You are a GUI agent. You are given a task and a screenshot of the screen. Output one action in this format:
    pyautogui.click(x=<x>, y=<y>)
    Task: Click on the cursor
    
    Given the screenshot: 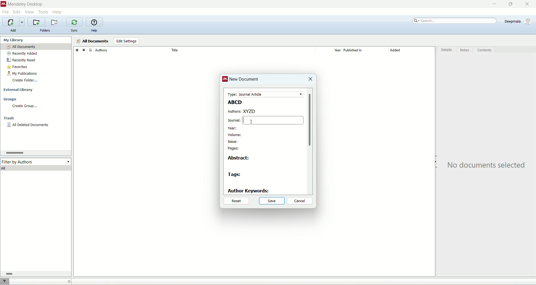 What is the action you would take?
    pyautogui.click(x=244, y=120)
    